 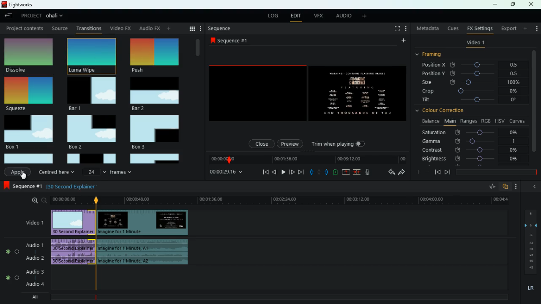 I want to click on plus, so click(x=417, y=173).